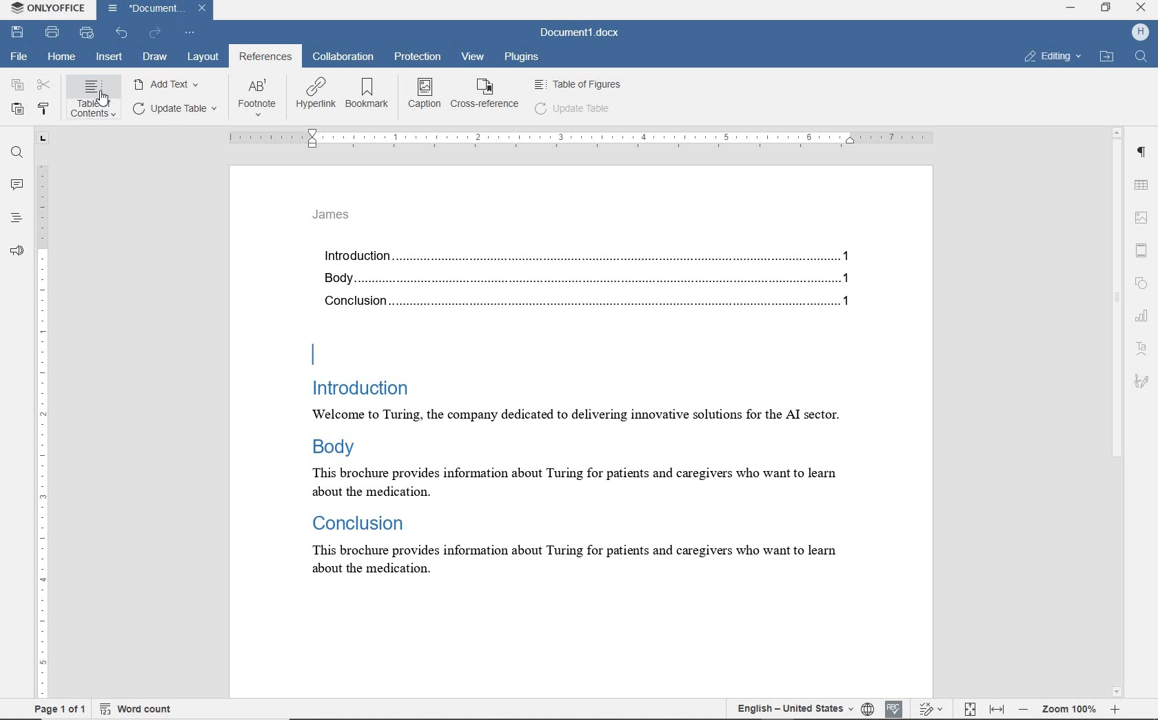  What do you see at coordinates (1140, 34) in the screenshot?
I see `HP` at bounding box center [1140, 34].